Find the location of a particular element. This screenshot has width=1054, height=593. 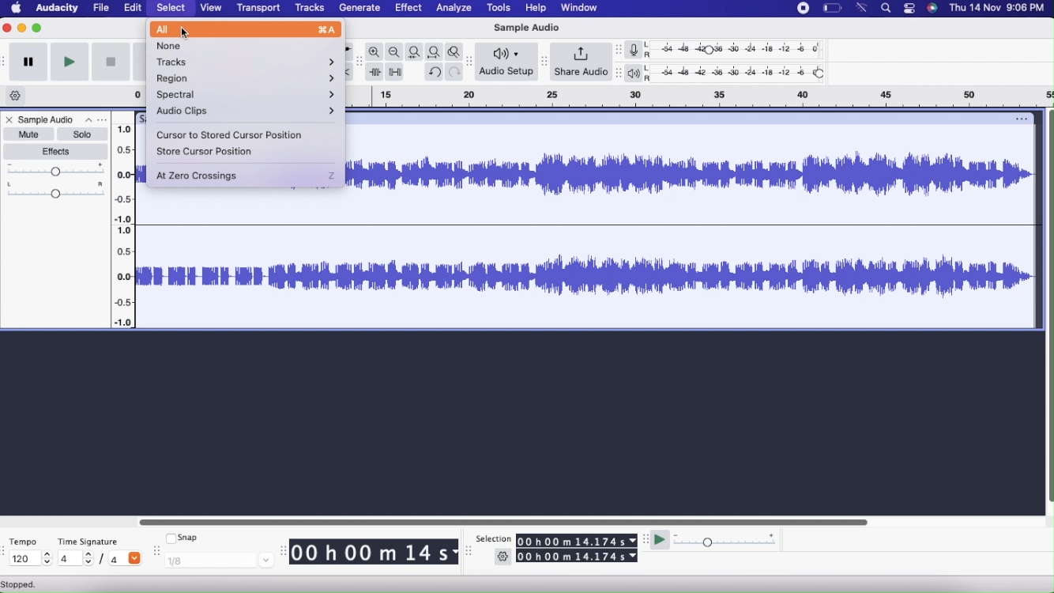

Playback Speed is located at coordinates (730, 541).